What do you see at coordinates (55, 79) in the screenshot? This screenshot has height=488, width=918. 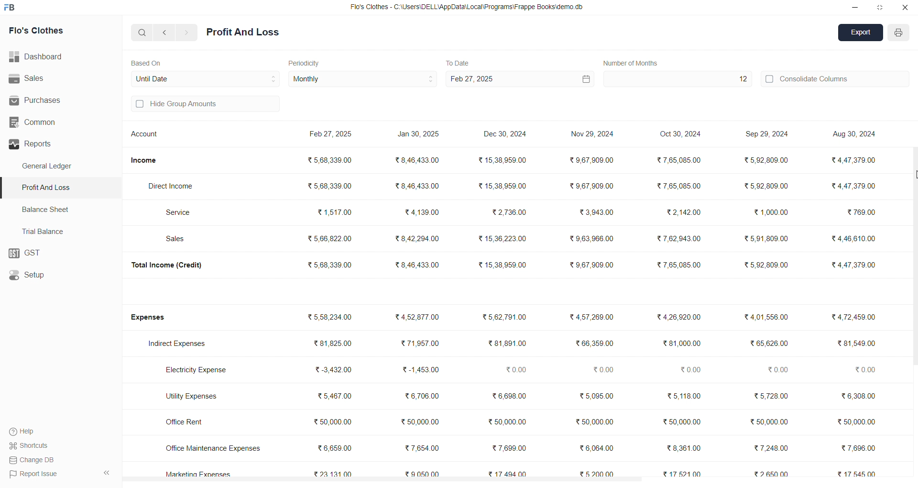 I see `Sales` at bounding box center [55, 79].